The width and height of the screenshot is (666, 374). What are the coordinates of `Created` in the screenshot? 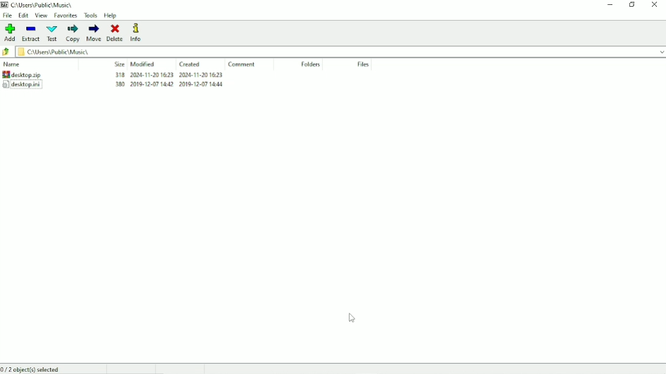 It's located at (192, 64).